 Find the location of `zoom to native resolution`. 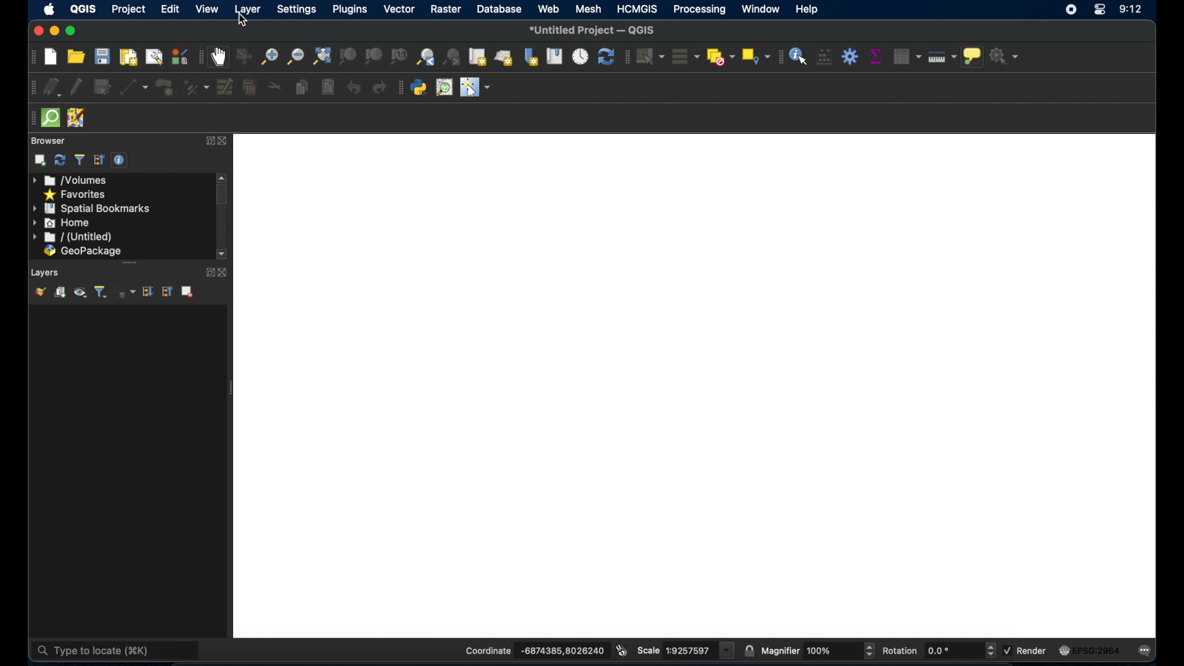

zoom to native resolution is located at coordinates (398, 56).